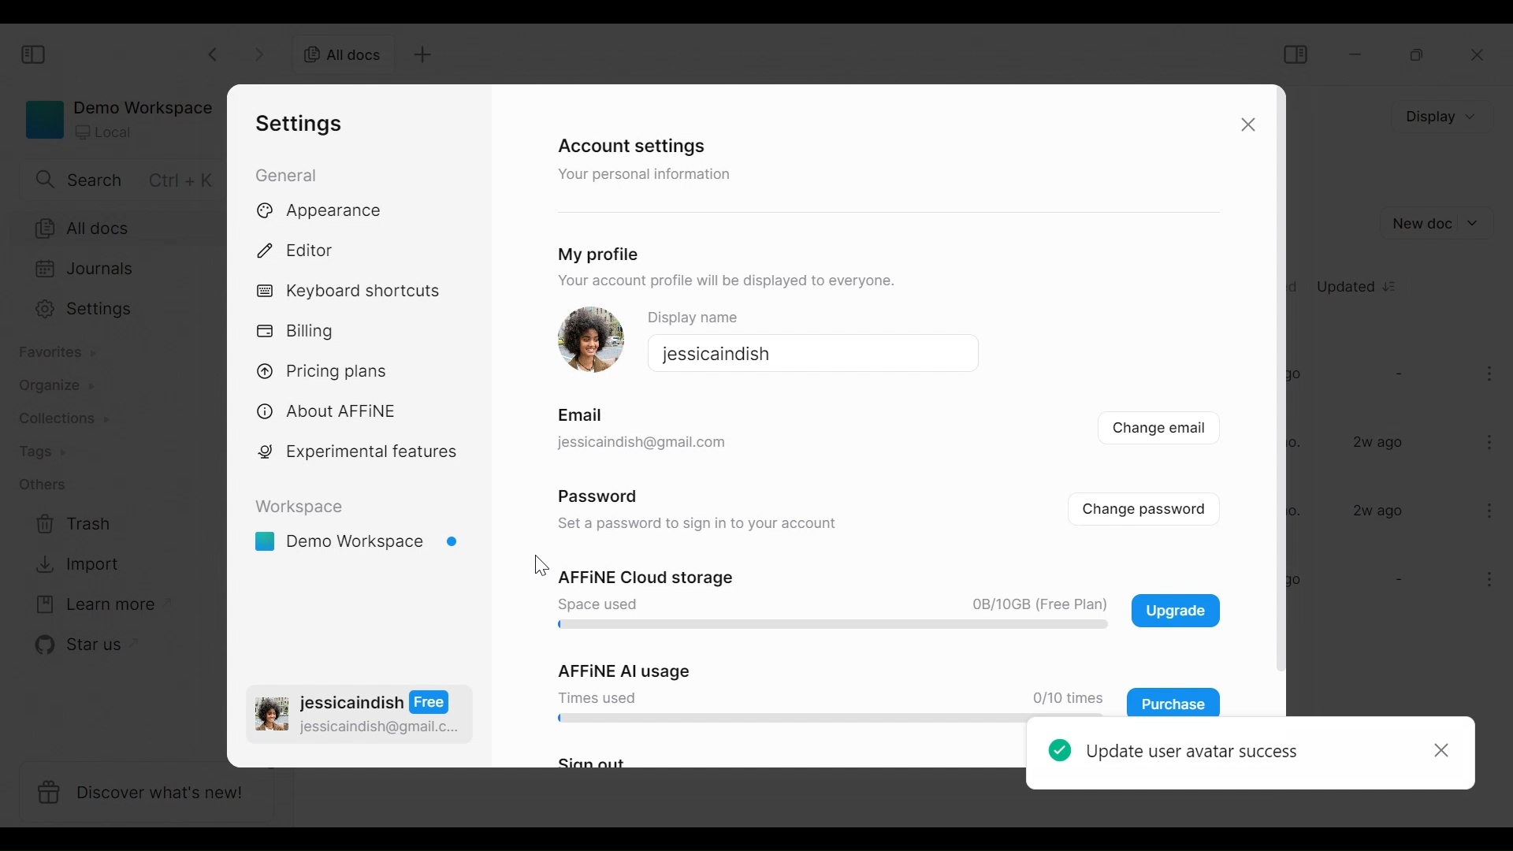 Image resolution: width=1513 pixels, height=851 pixels. What do you see at coordinates (1155, 507) in the screenshot?
I see `Change password` at bounding box center [1155, 507].